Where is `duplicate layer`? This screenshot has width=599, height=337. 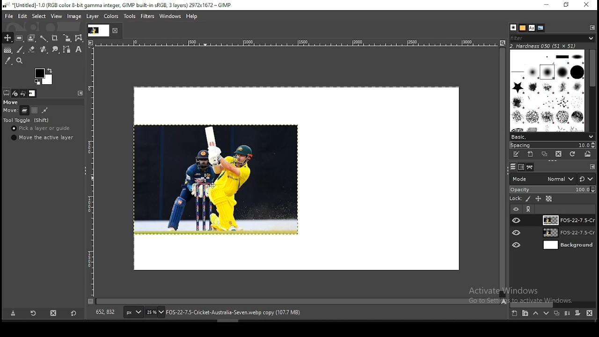
duplicate layer is located at coordinates (555, 315).